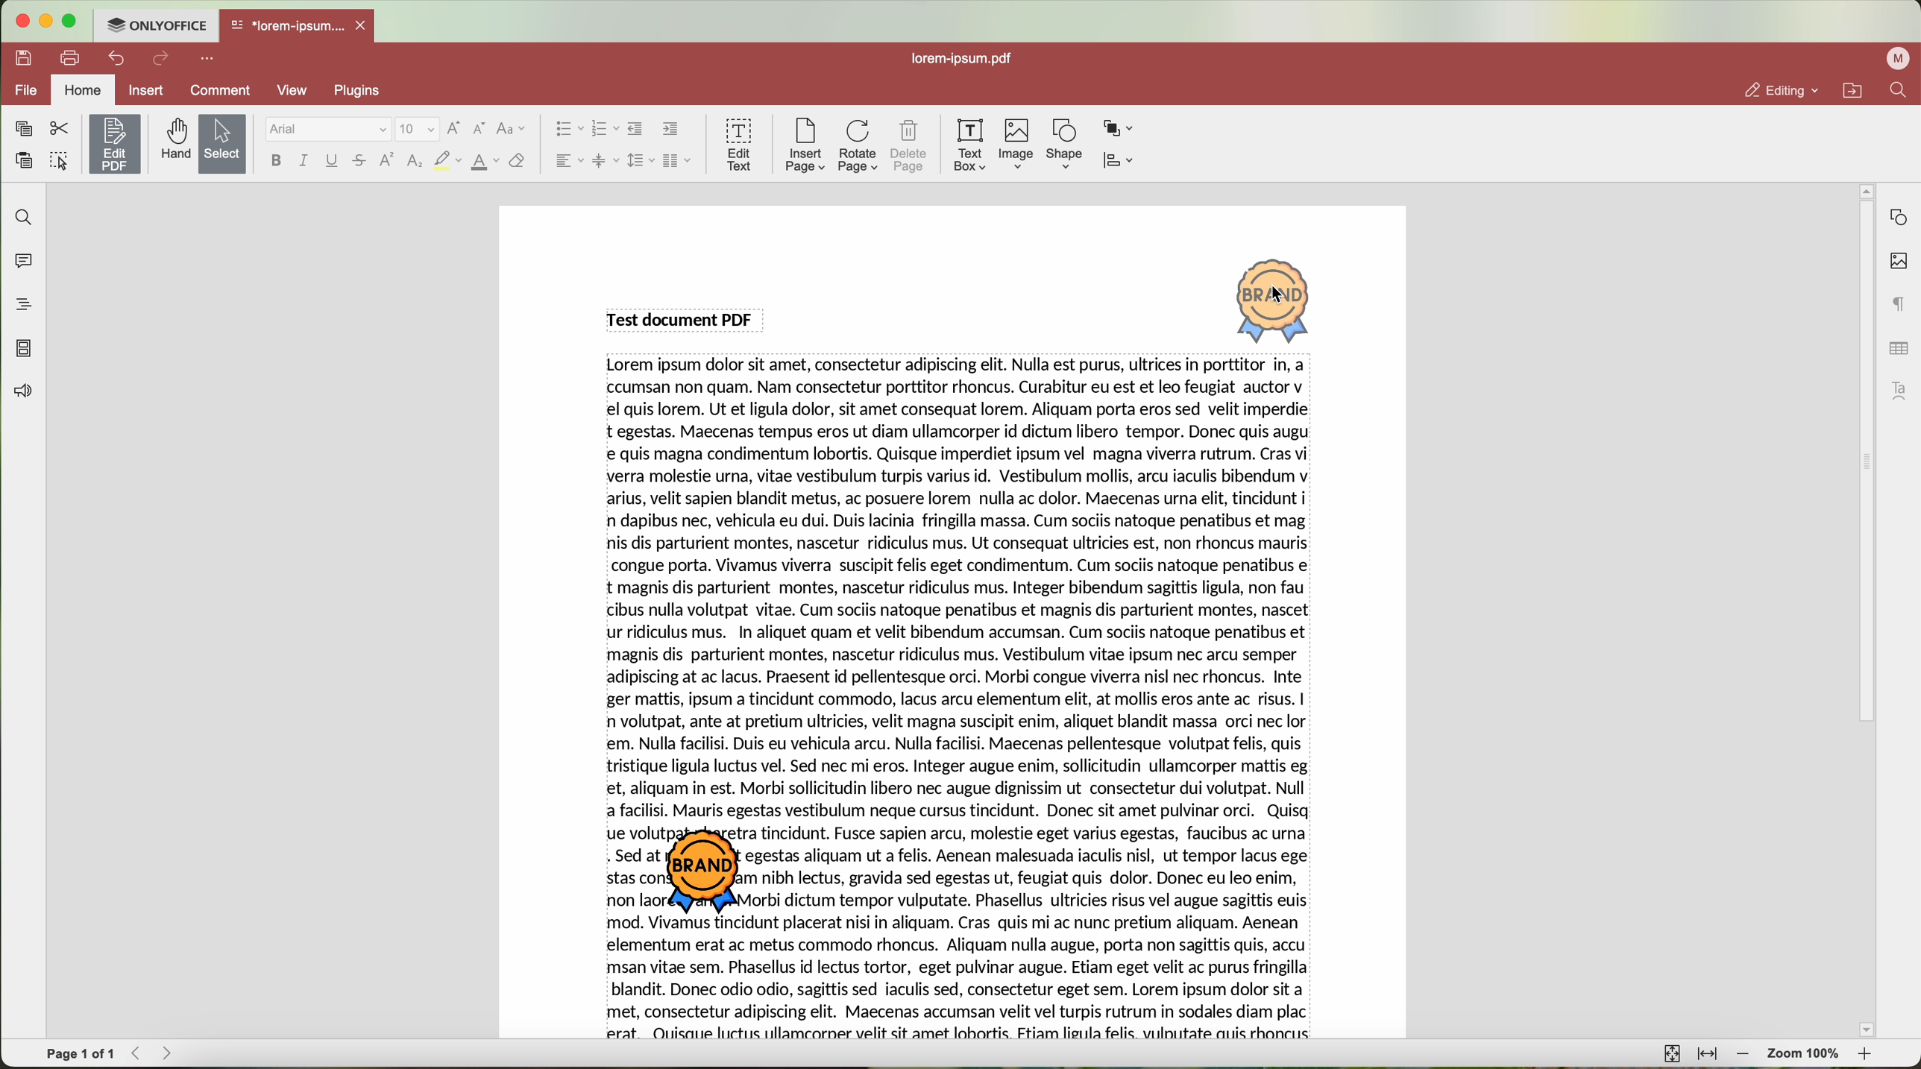  Describe the element at coordinates (22, 348) in the screenshot. I see `page thumbnails` at that location.